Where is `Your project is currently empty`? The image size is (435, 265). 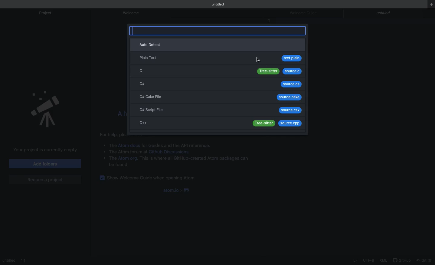
Your project is currently empty is located at coordinates (42, 150).